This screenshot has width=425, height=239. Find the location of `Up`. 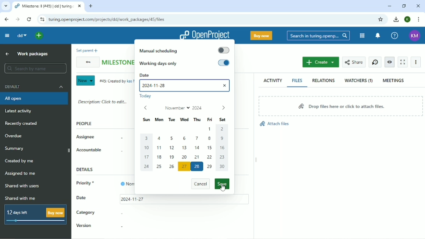

Up is located at coordinates (8, 54).